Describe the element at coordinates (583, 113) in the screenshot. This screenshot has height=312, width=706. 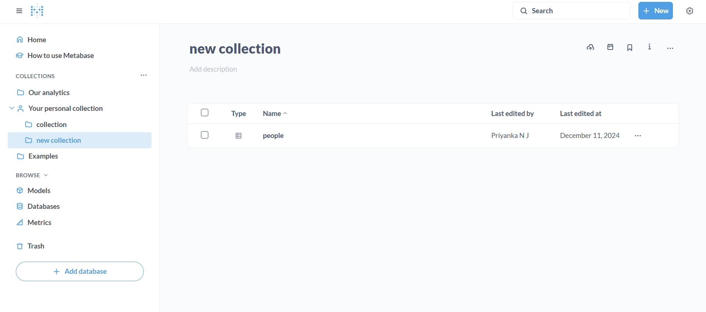
I see `last edited by` at that location.